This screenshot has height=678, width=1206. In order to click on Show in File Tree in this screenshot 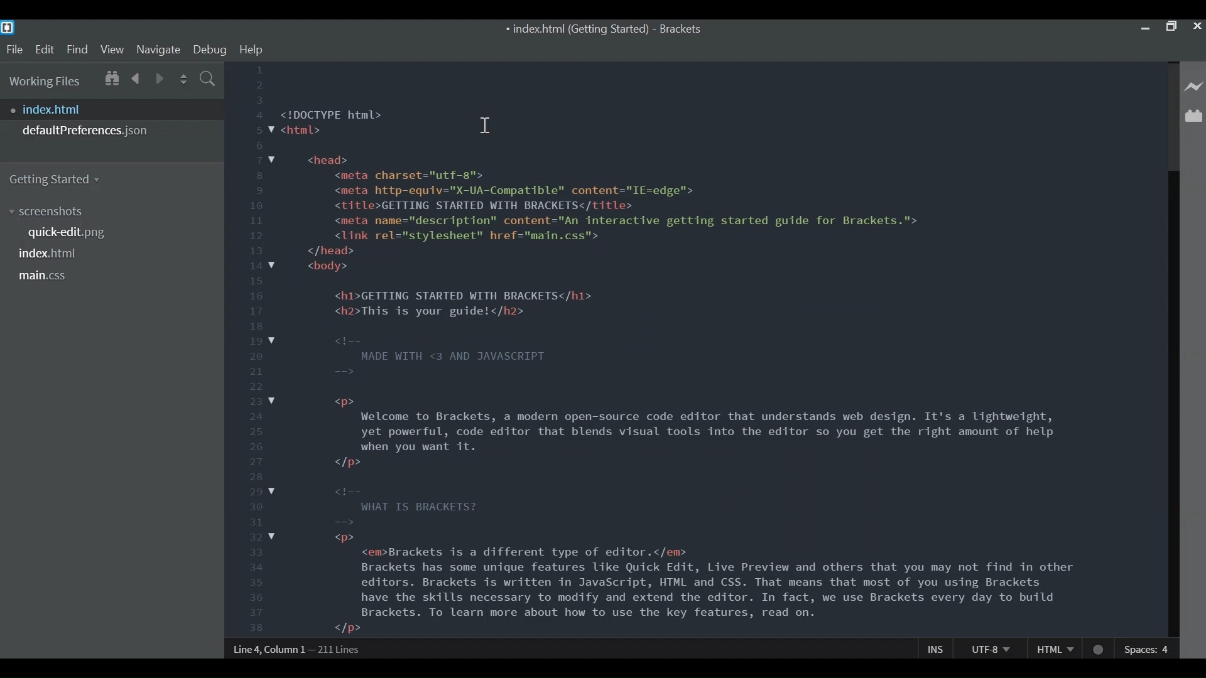, I will do `click(111, 77)`.